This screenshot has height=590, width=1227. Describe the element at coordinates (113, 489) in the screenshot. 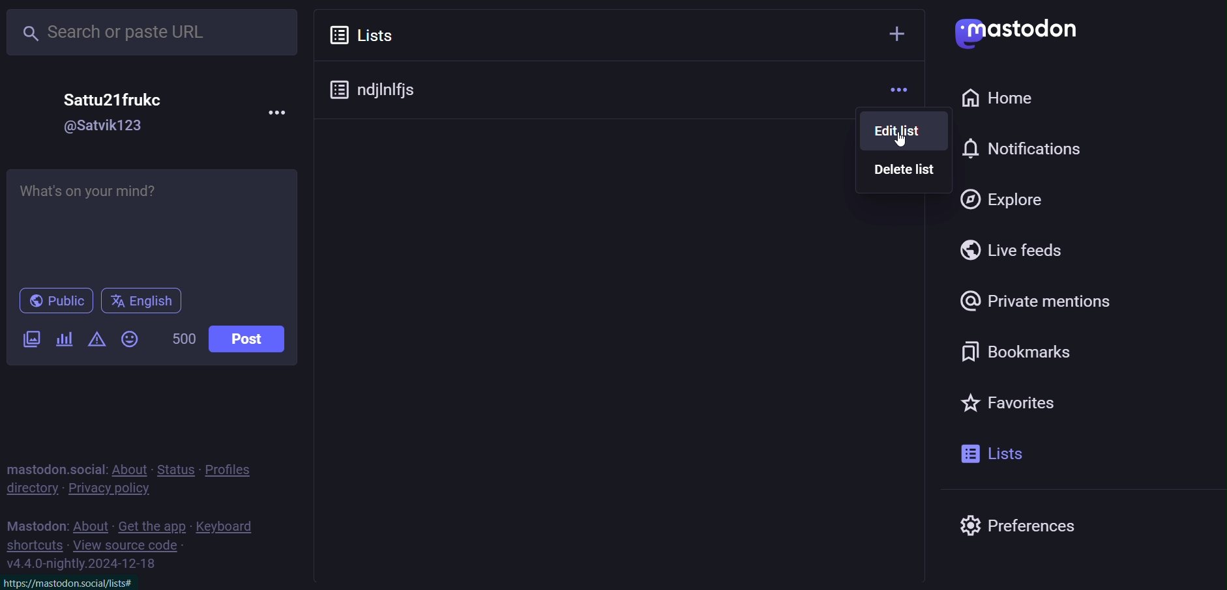

I see `private policy` at that location.